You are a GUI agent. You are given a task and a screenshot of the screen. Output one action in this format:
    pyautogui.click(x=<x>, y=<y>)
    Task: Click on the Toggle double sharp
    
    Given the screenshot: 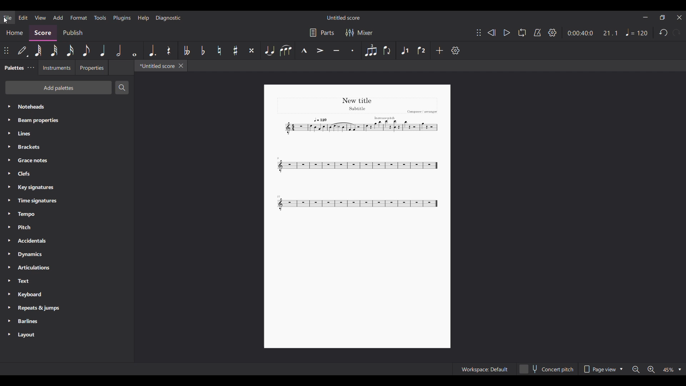 What is the action you would take?
    pyautogui.click(x=252, y=50)
    